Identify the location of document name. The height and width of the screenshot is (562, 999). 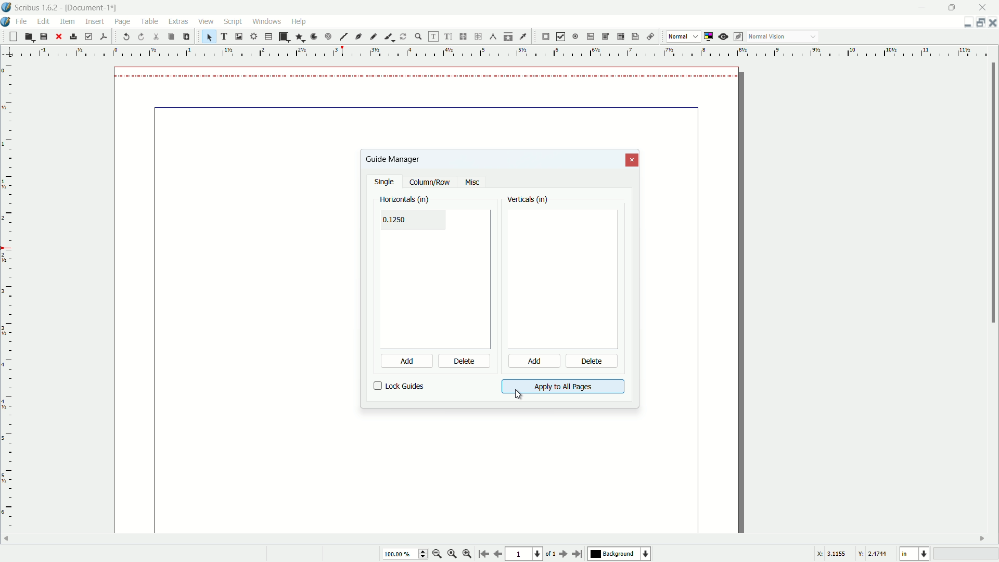
(93, 8).